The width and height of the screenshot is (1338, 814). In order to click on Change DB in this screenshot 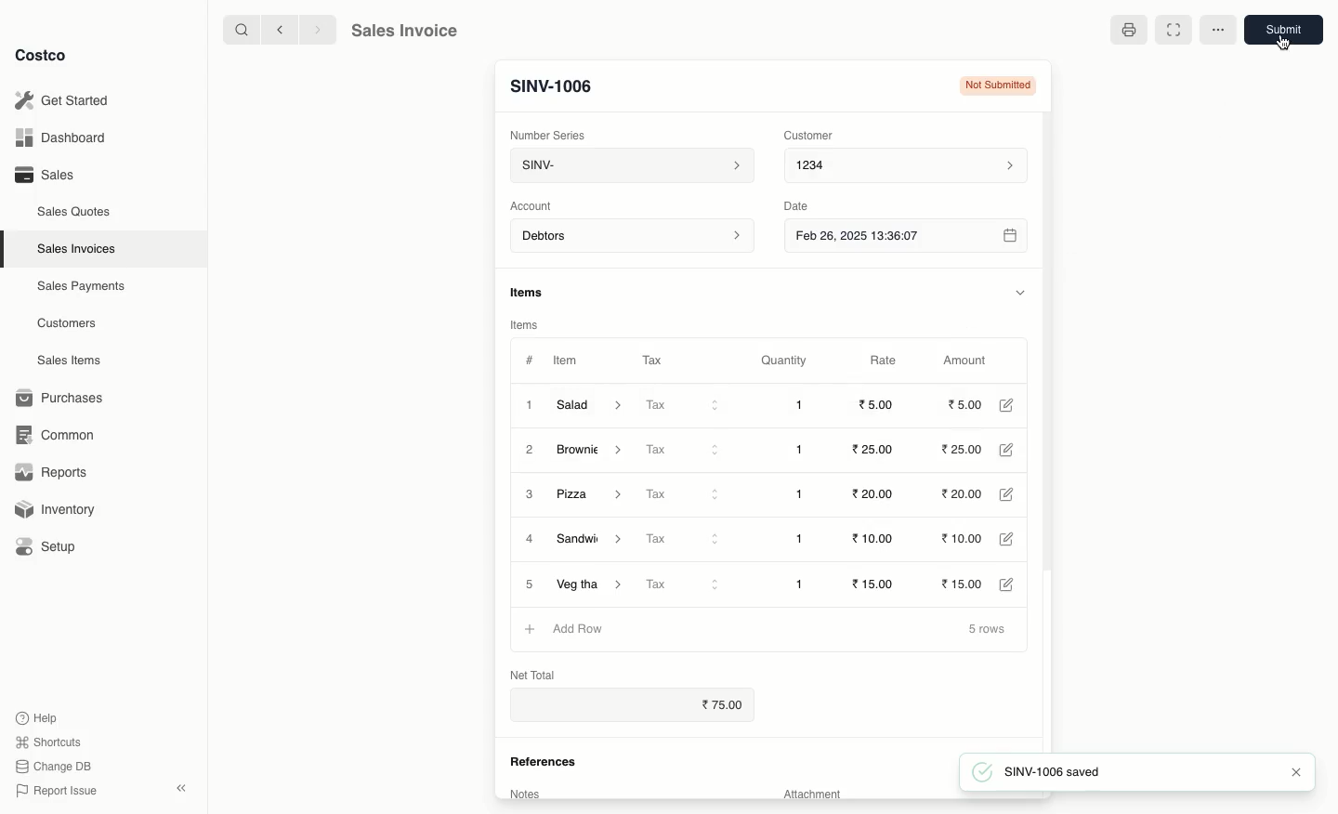, I will do `click(50, 765)`.